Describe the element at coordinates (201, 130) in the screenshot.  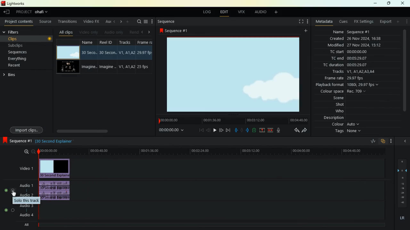
I see `beggining` at that location.